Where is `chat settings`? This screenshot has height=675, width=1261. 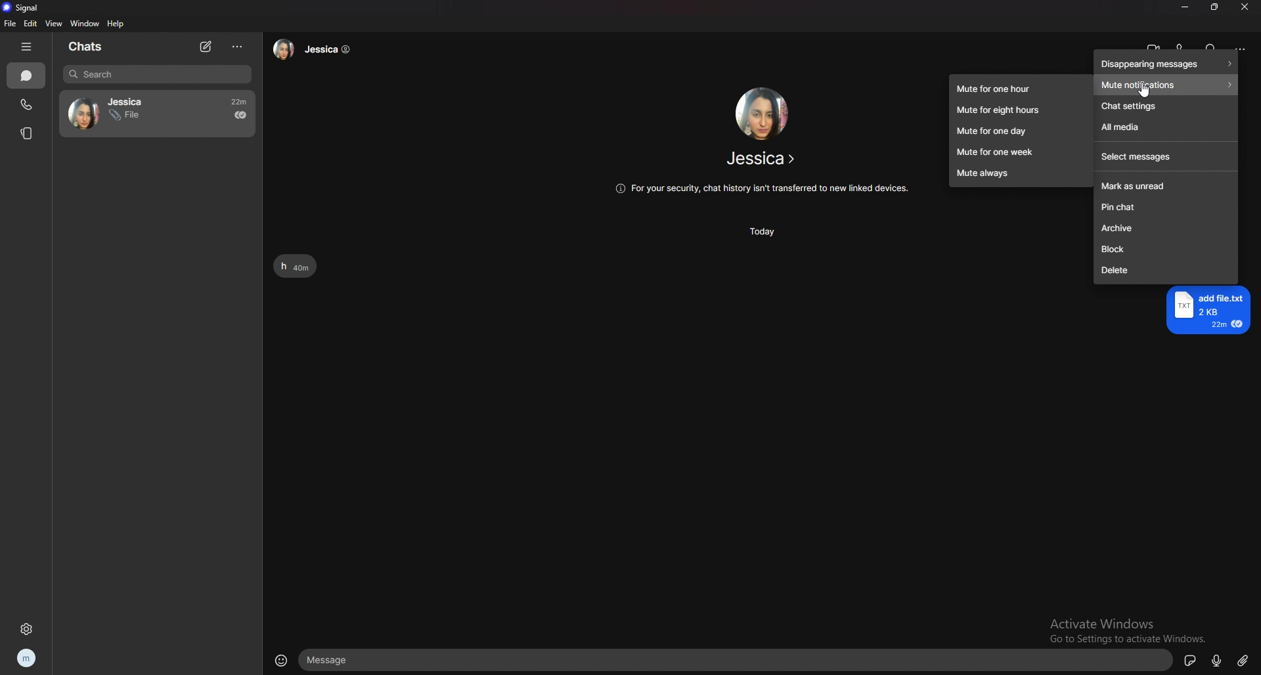
chat settings is located at coordinates (1167, 106).